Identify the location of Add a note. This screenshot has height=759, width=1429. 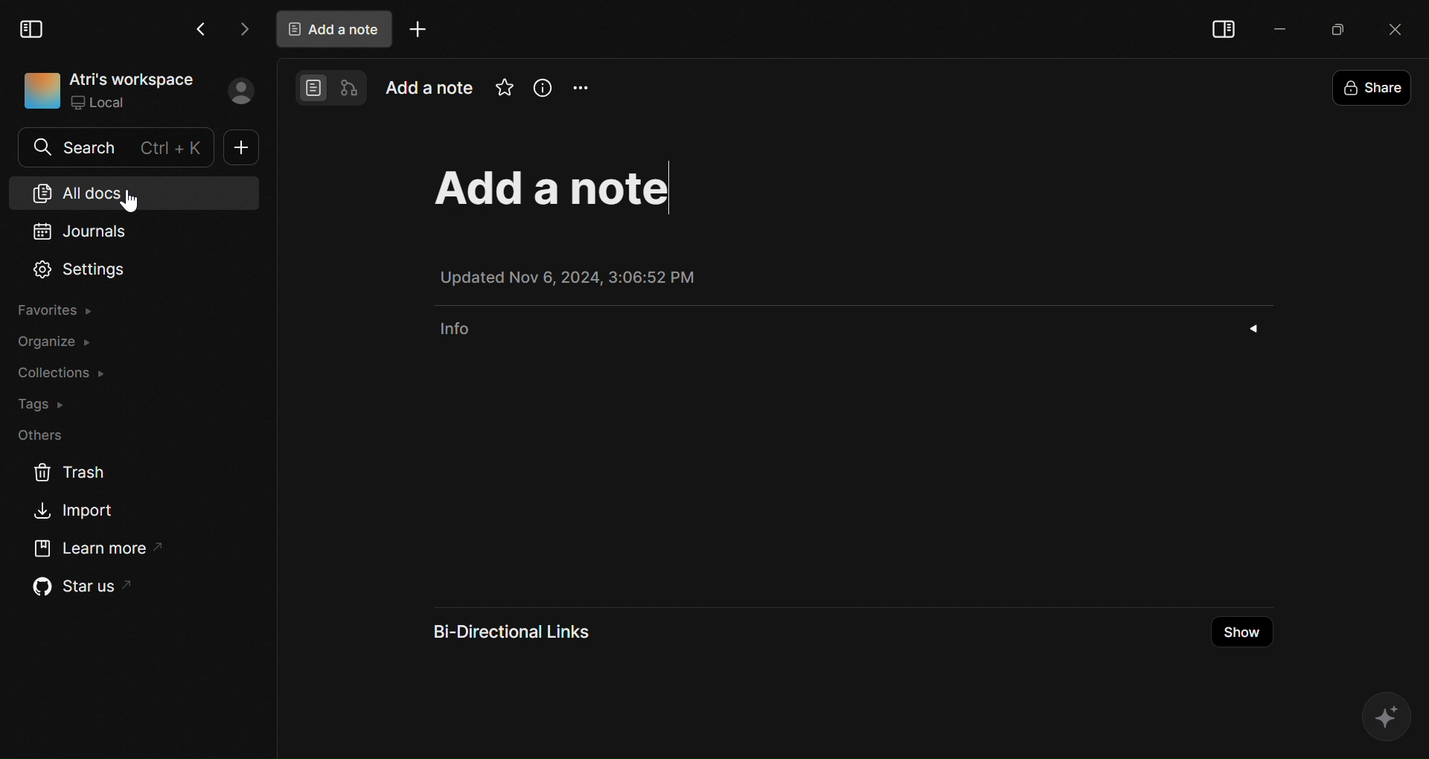
(336, 28).